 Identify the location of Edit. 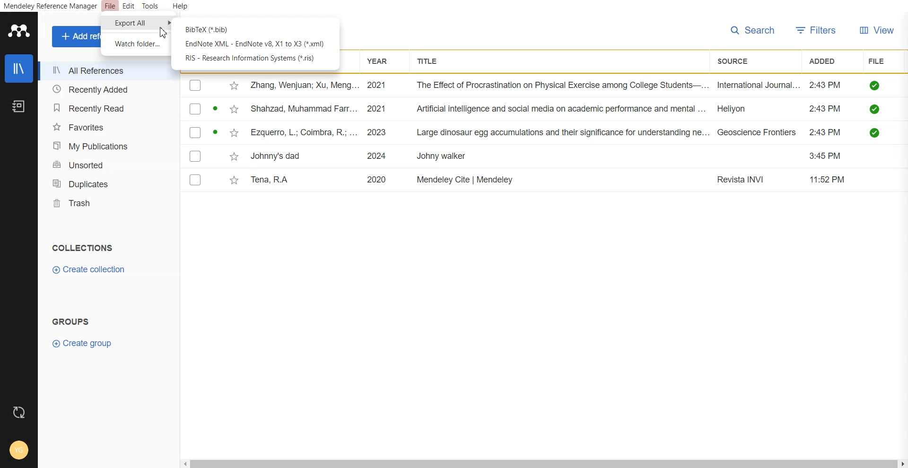
(128, 7).